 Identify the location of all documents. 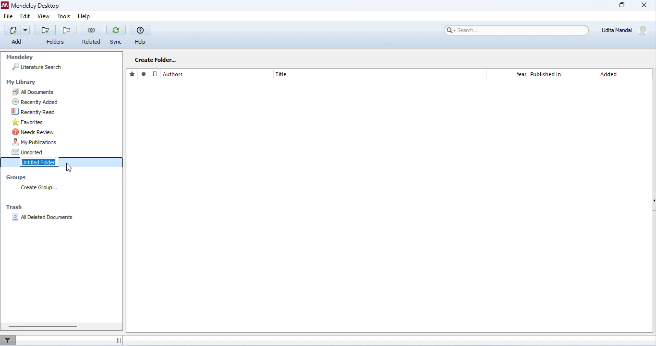
(65, 92).